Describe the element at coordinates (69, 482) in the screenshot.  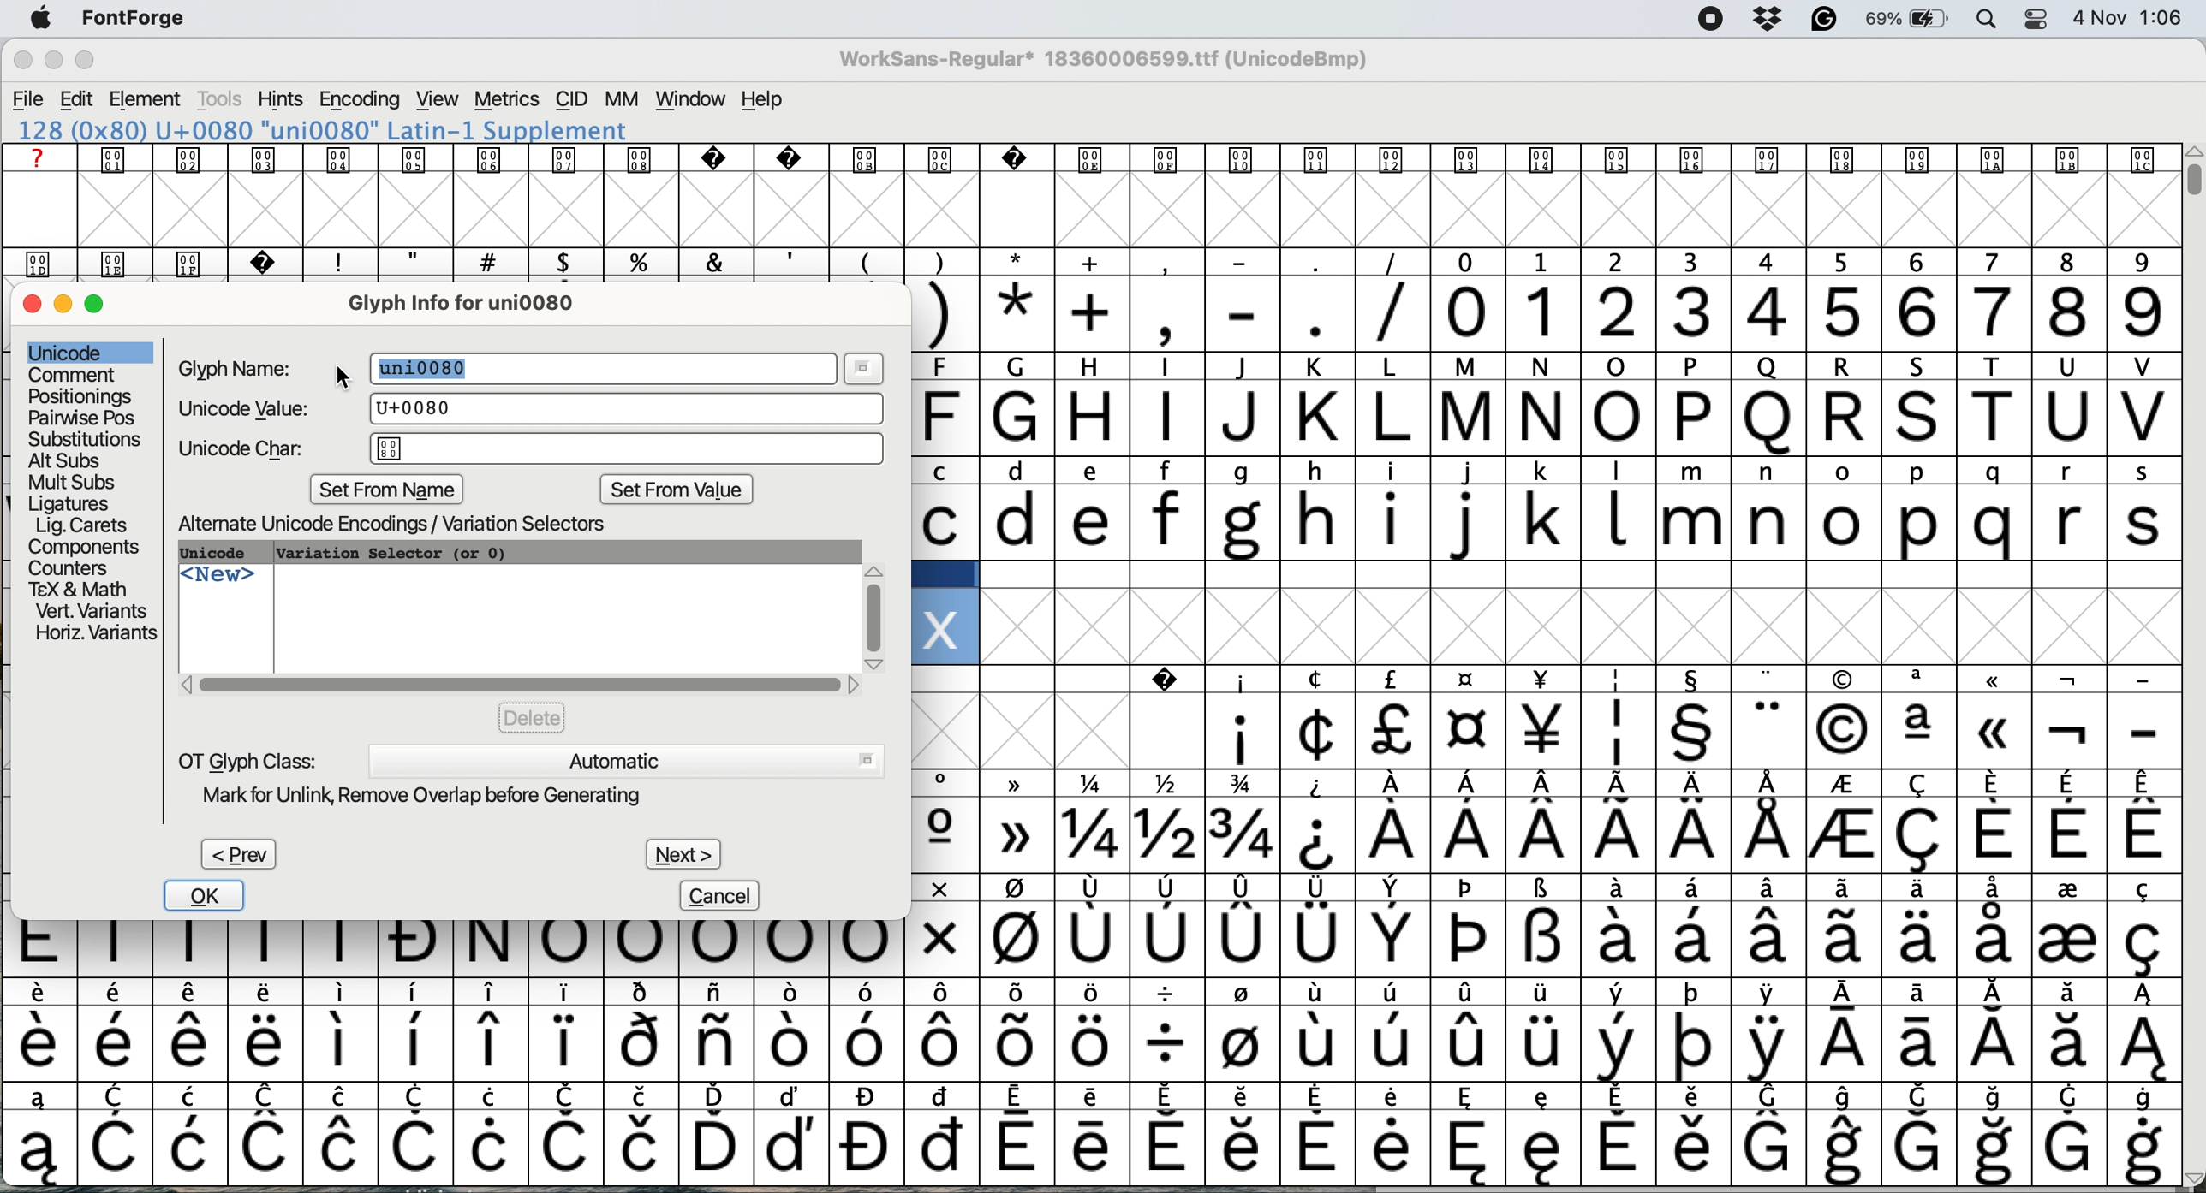
I see `mult subs` at that location.